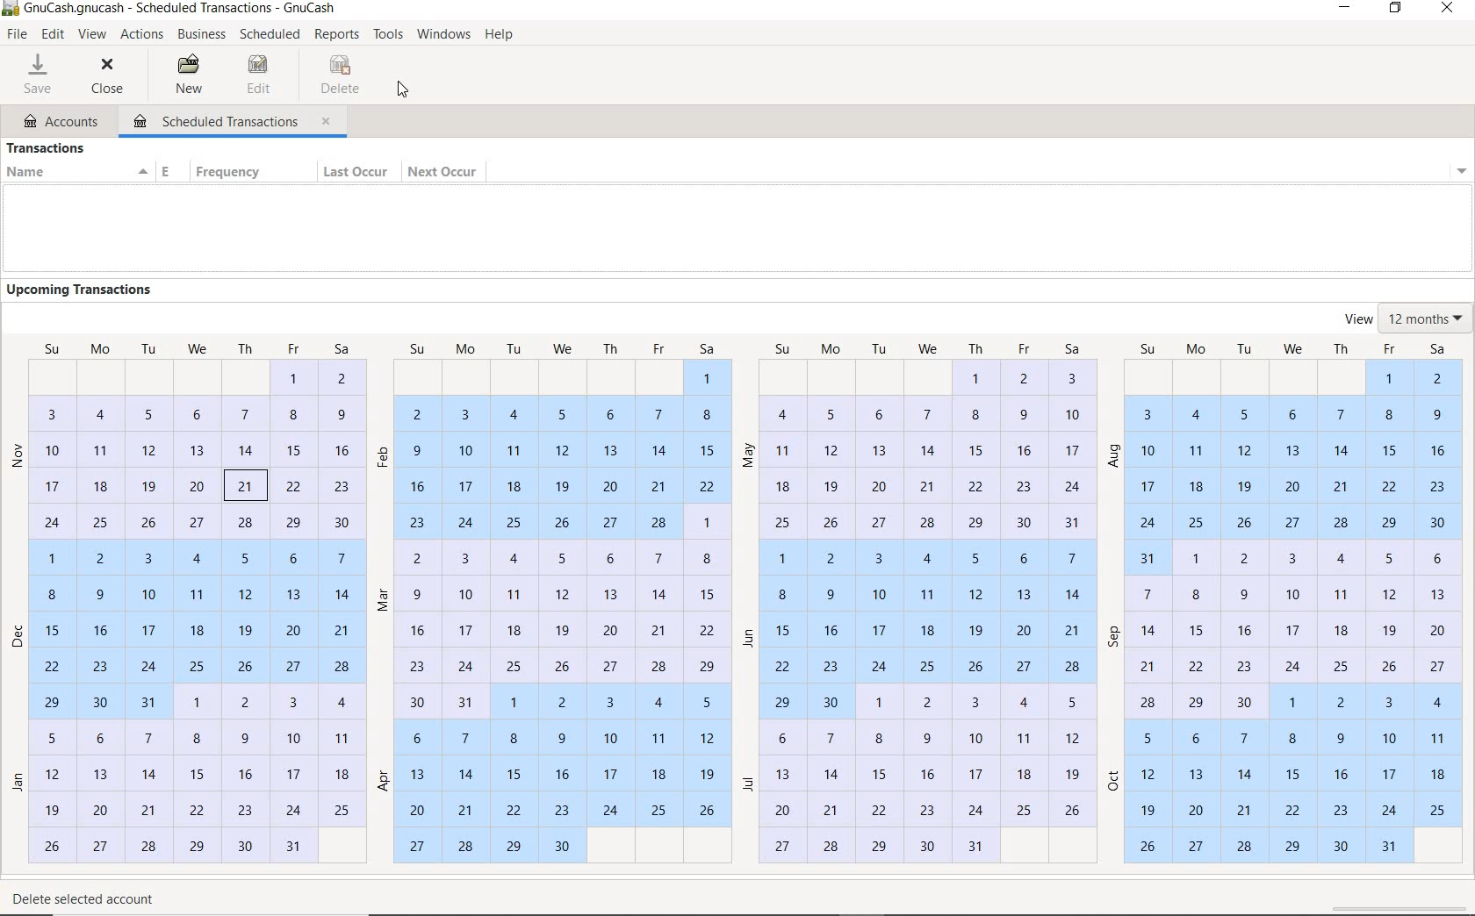  Describe the element at coordinates (17, 35) in the screenshot. I see `FILE` at that location.